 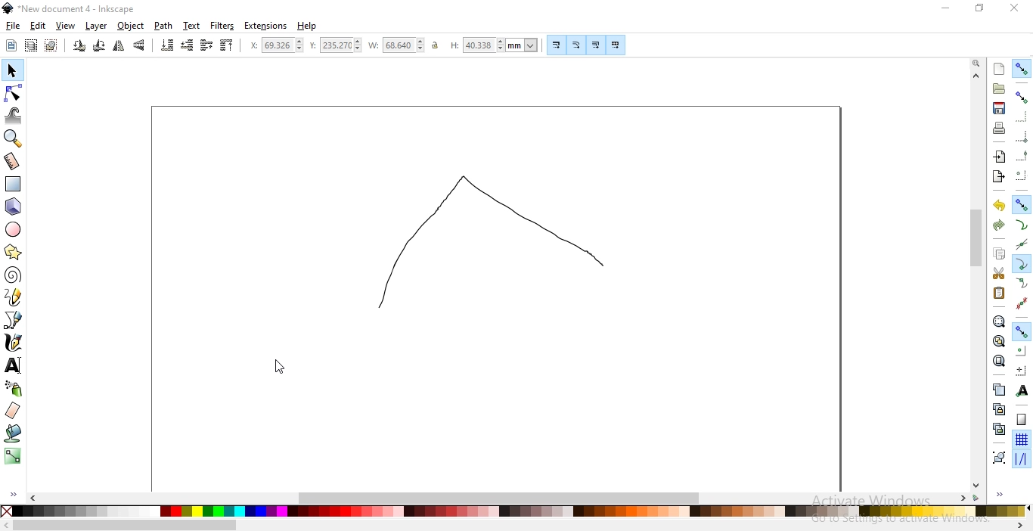 I want to click on draw calligraphic or brush strokes, so click(x=14, y=343).